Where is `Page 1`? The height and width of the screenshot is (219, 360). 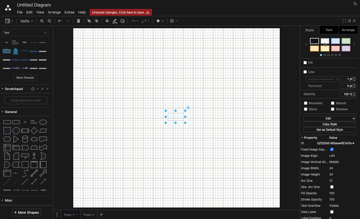 Page 1 is located at coordinates (70, 214).